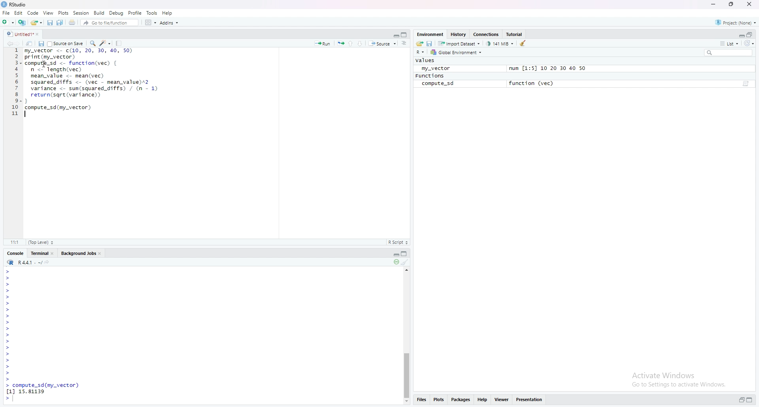  I want to click on Help, so click(482, 399).